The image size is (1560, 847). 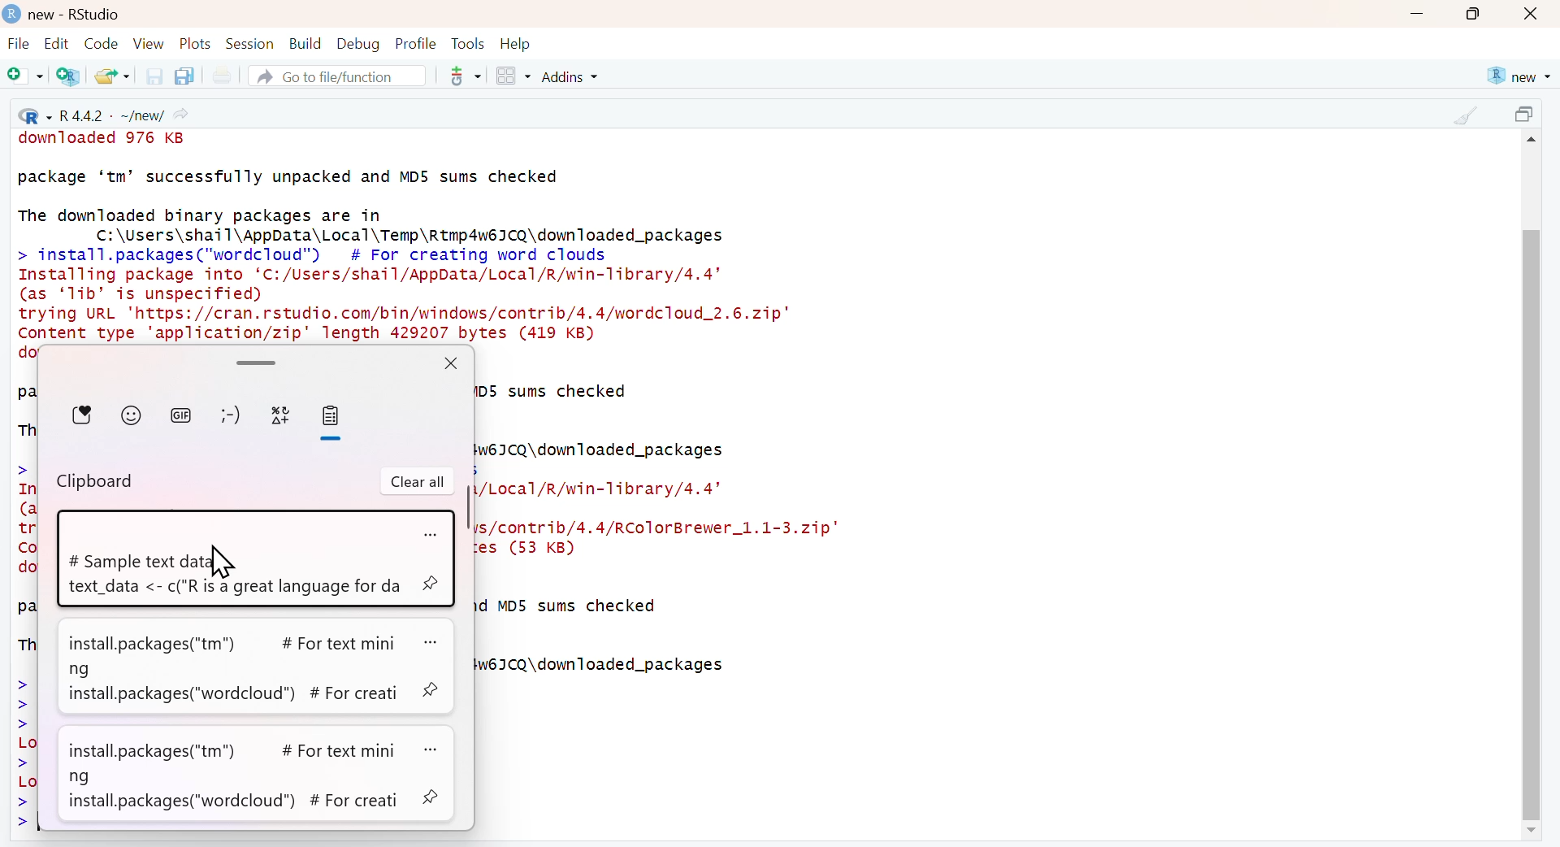 What do you see at coordinates (306, 44) in the screenshot?
I see `Build` at bounding box center [306, 44].